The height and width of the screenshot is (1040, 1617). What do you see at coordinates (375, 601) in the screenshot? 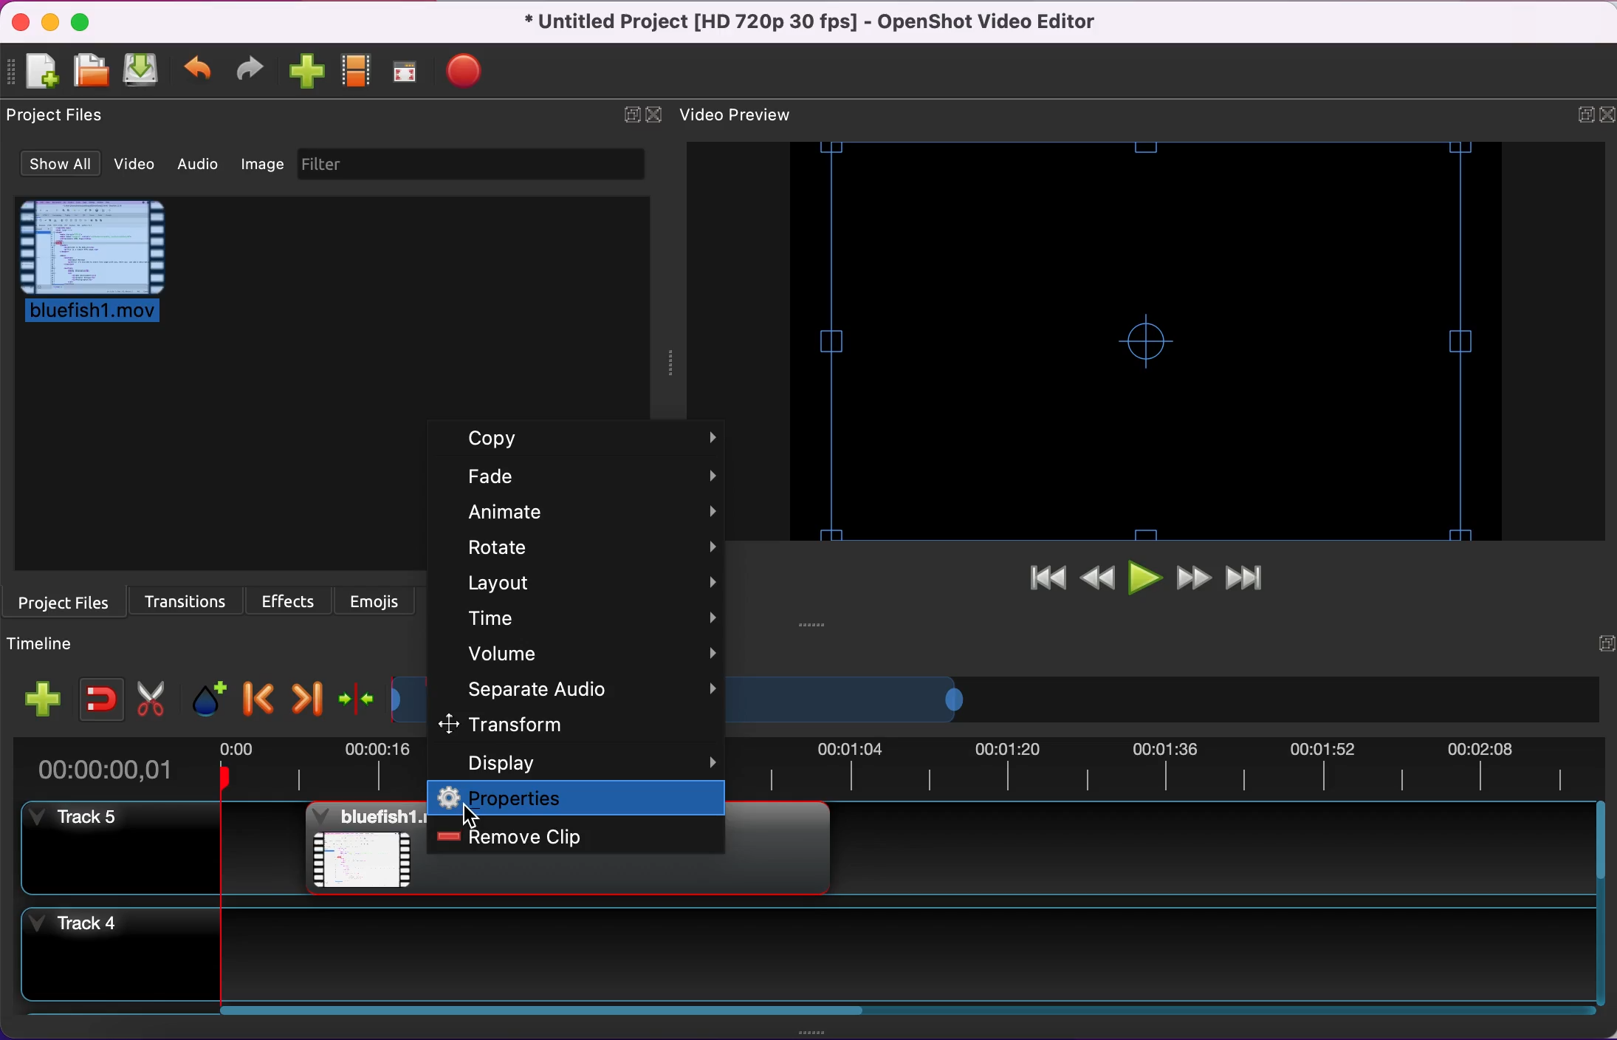
I see `emojis` at bounding box center [375, 601].